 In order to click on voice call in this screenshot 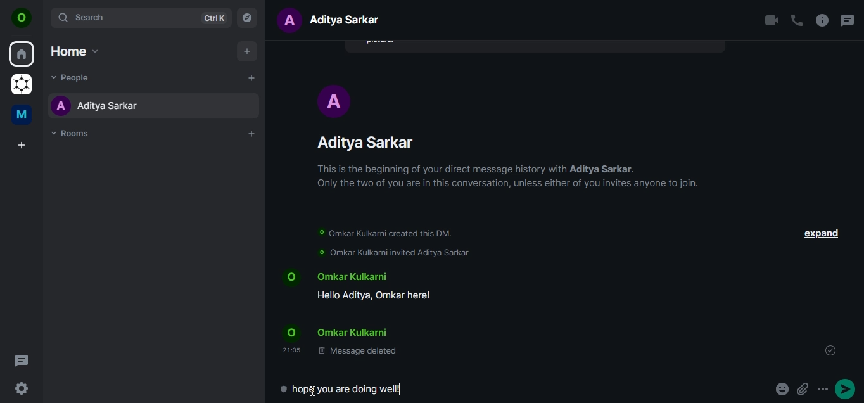, I will do `click(796, 20)`.